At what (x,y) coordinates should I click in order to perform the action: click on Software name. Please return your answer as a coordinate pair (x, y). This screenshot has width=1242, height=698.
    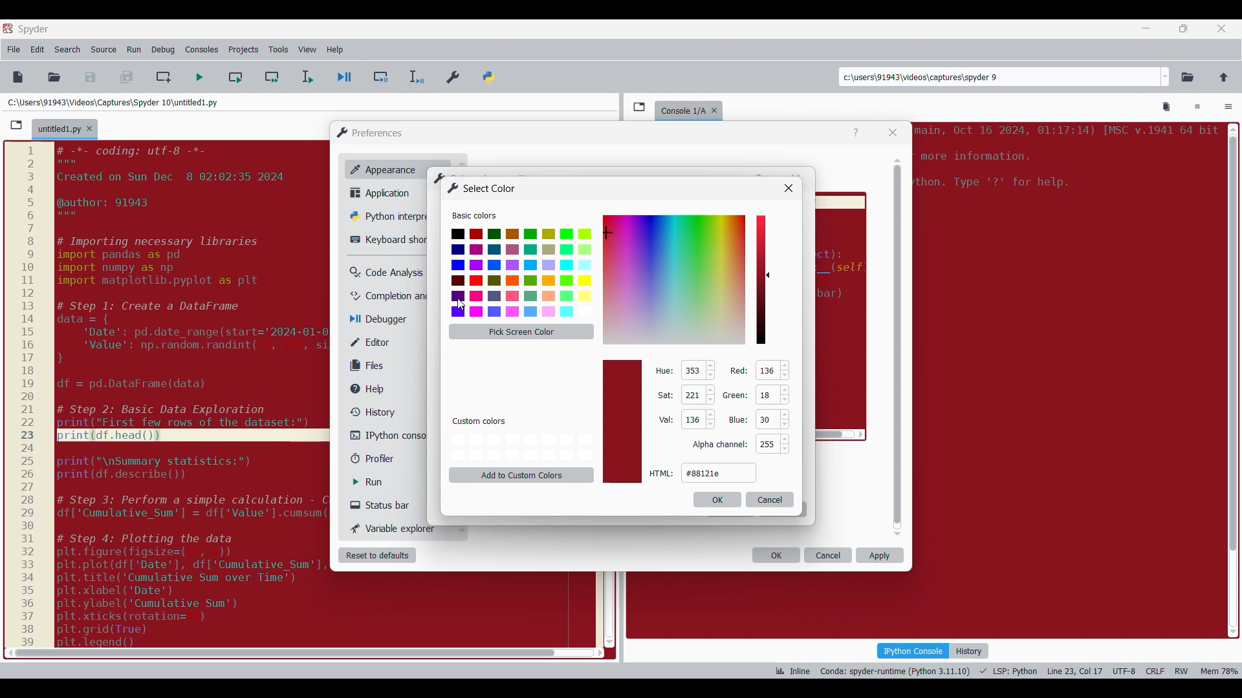
    Looking at the image, I should click on (34, 29).